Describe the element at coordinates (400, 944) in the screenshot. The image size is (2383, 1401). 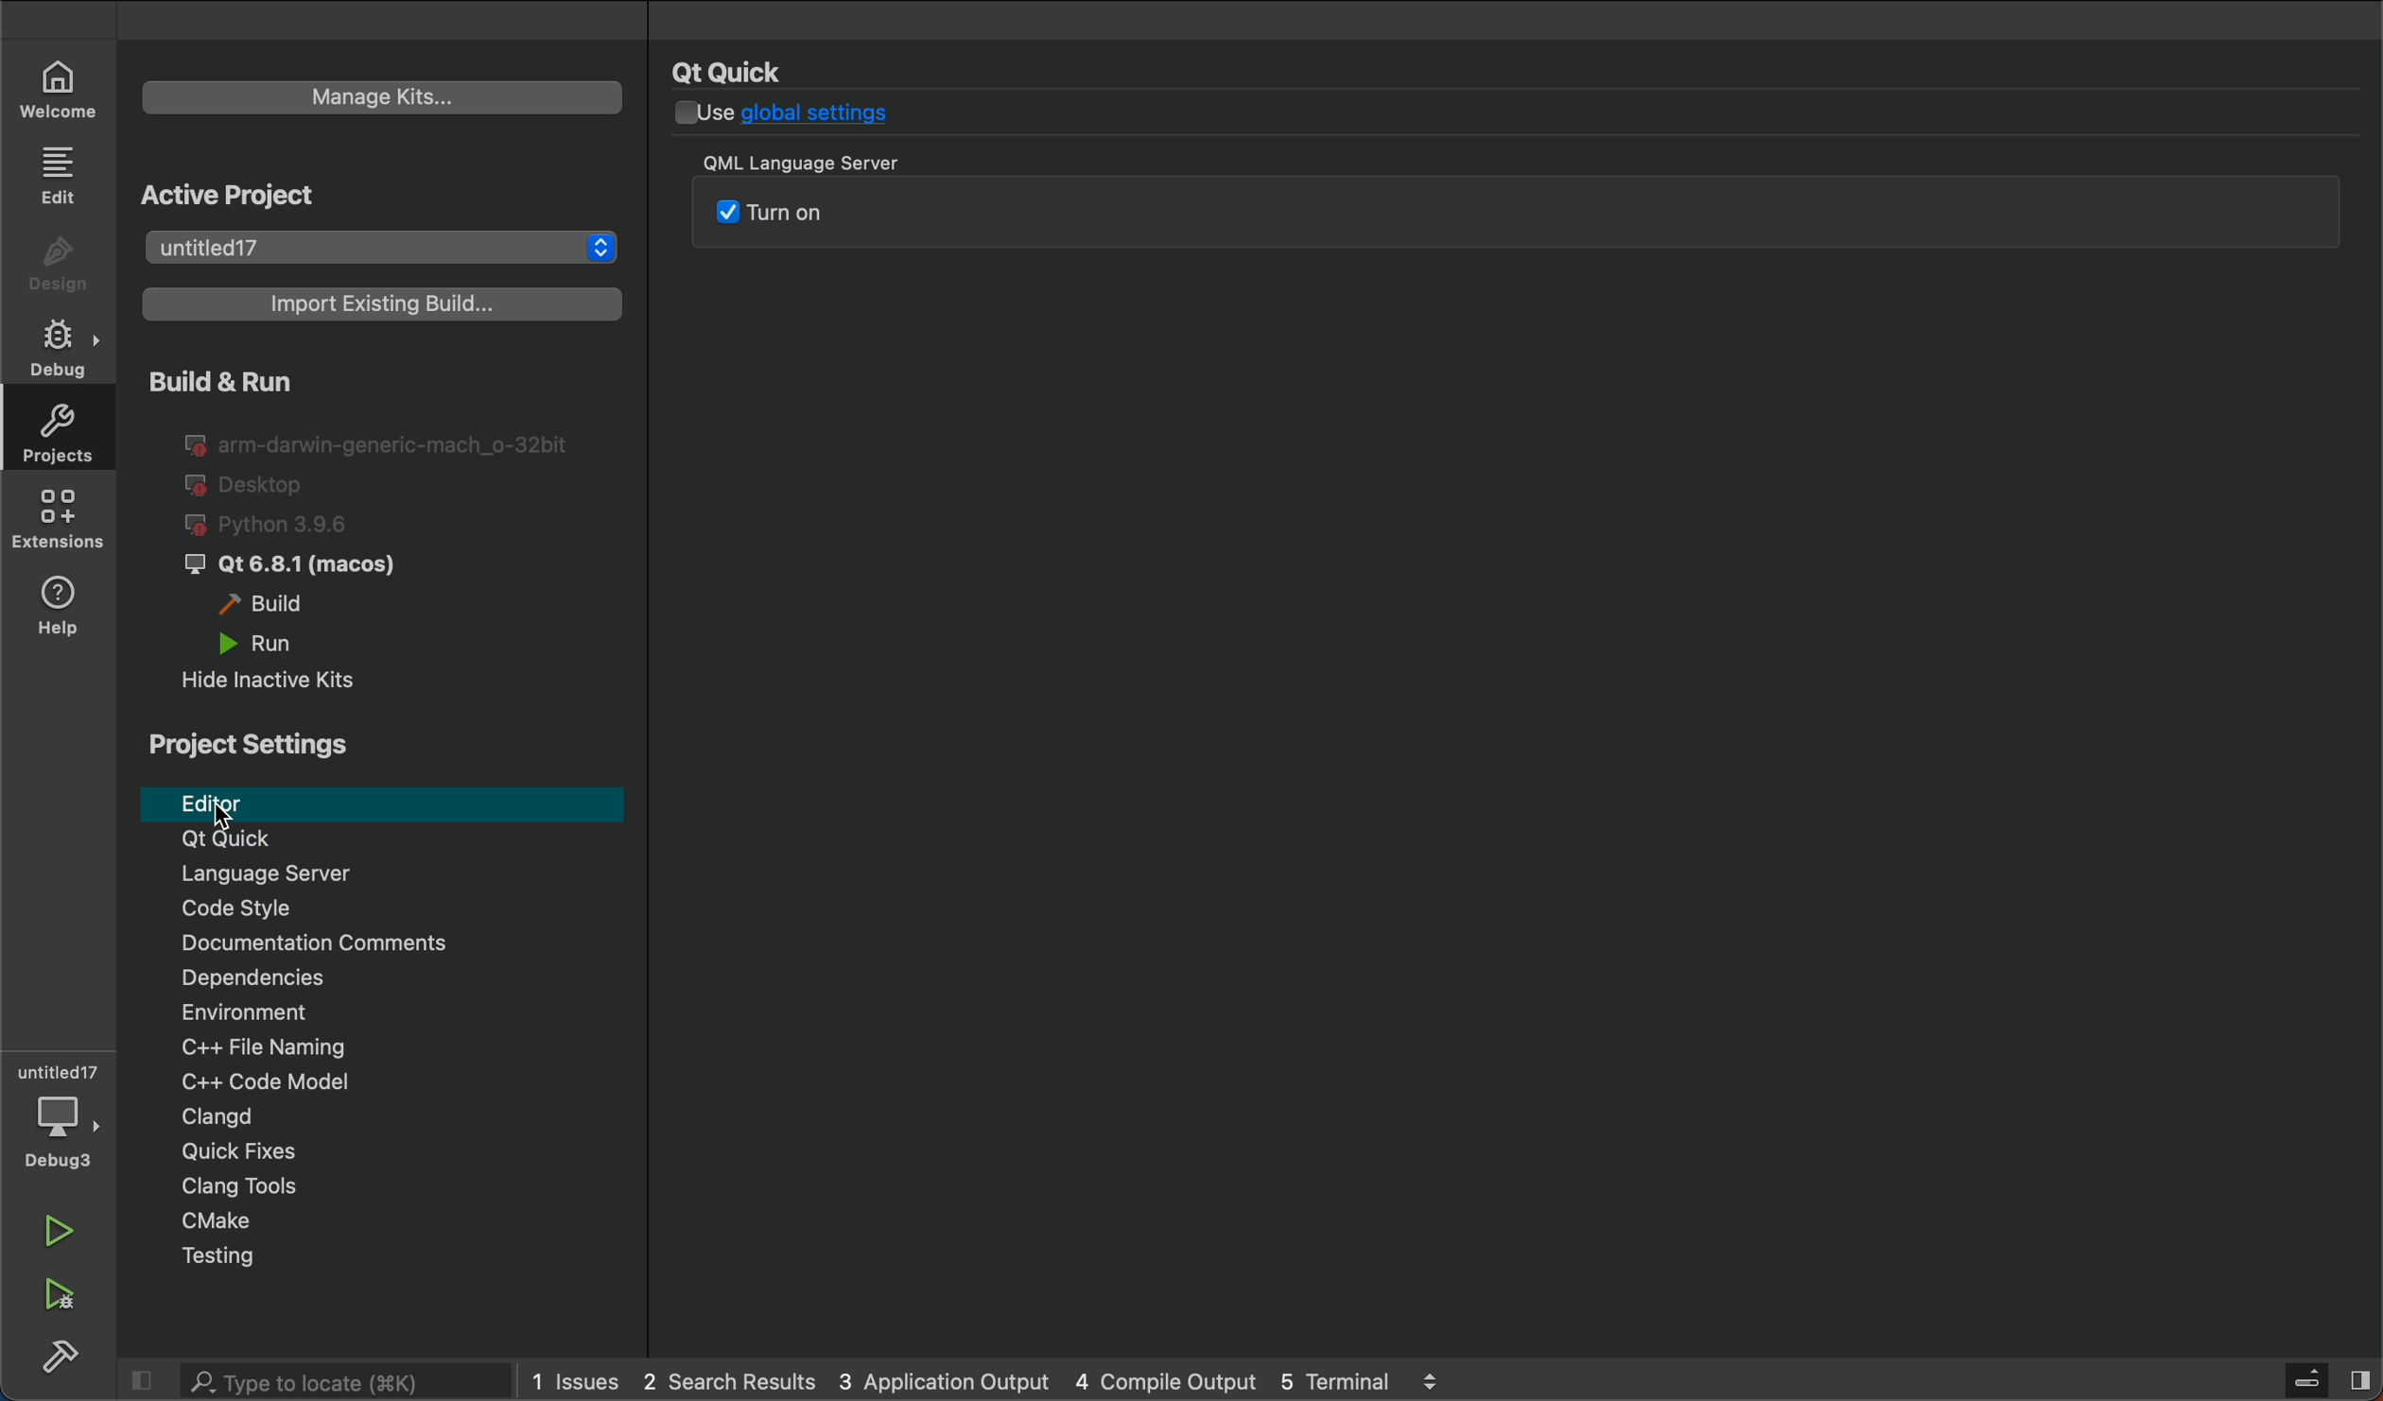
I see `comments` at that location.